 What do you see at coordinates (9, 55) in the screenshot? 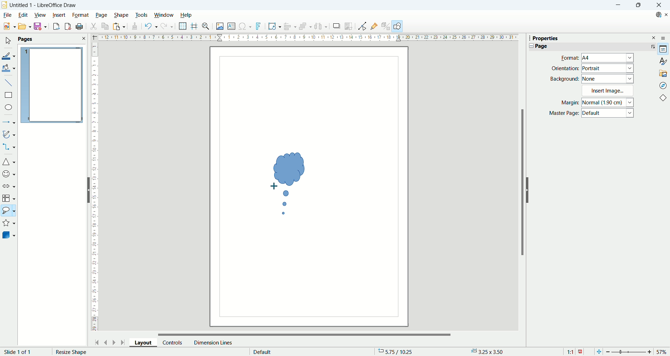
I see `line color` at bounding box center [9, 55].